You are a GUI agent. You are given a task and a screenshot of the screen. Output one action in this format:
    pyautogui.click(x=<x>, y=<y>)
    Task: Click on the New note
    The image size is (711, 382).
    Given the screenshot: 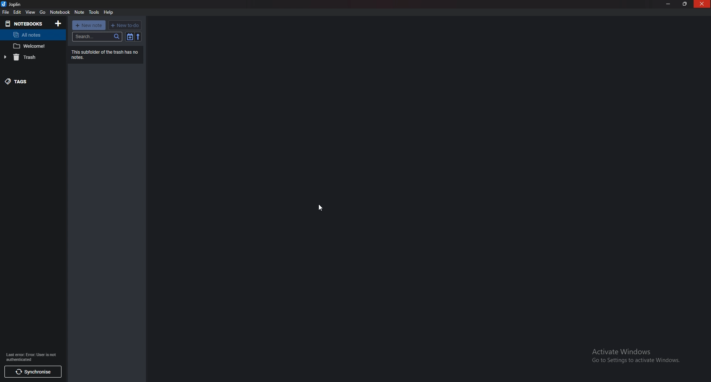 What is the action you would take?
    pyautogui.click(x=89, y=25)
    